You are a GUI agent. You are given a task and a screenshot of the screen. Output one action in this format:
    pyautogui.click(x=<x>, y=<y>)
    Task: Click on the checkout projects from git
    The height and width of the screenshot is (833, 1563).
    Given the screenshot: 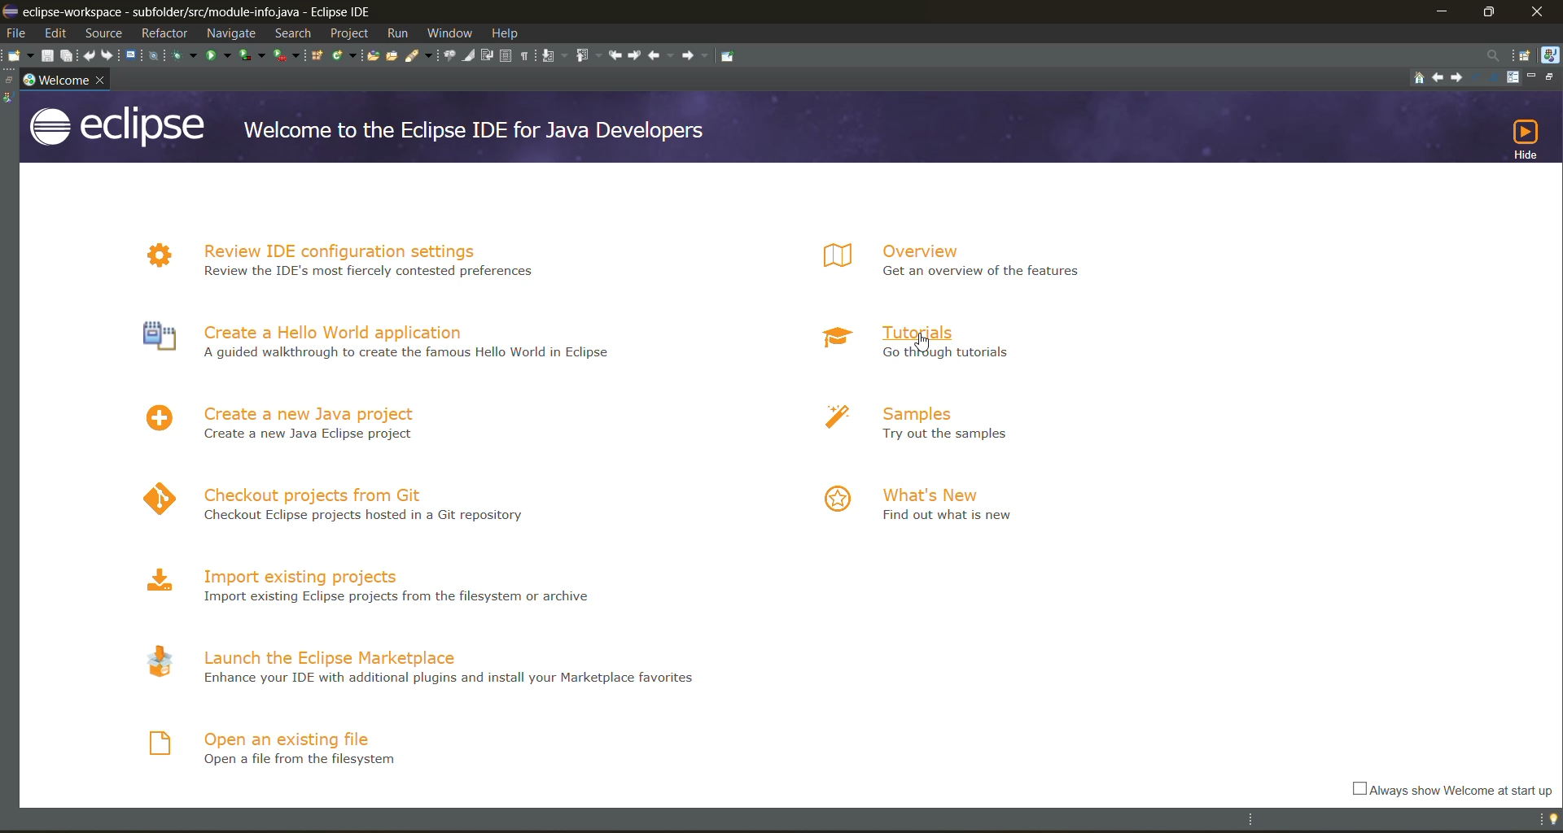 What is the action you would take?
    pyautogui.click(x=345, y=508)
    